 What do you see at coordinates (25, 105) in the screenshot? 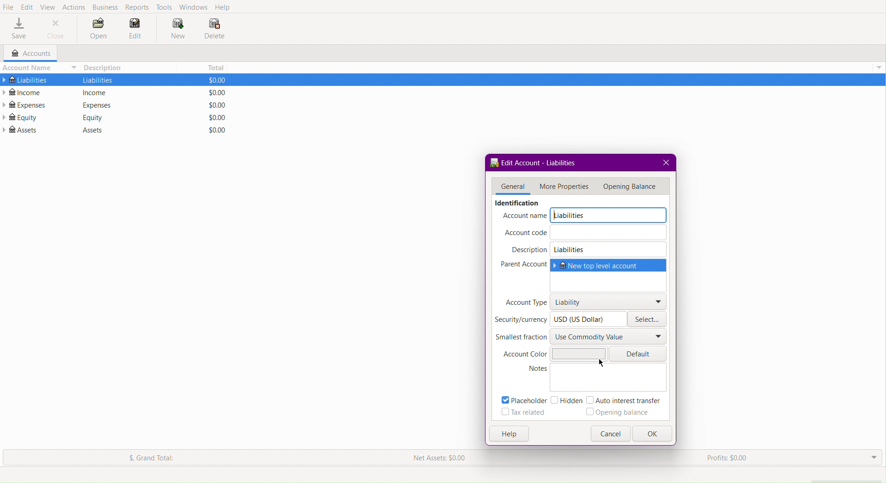
I see `Expenses` at bounding box center [25, 105].